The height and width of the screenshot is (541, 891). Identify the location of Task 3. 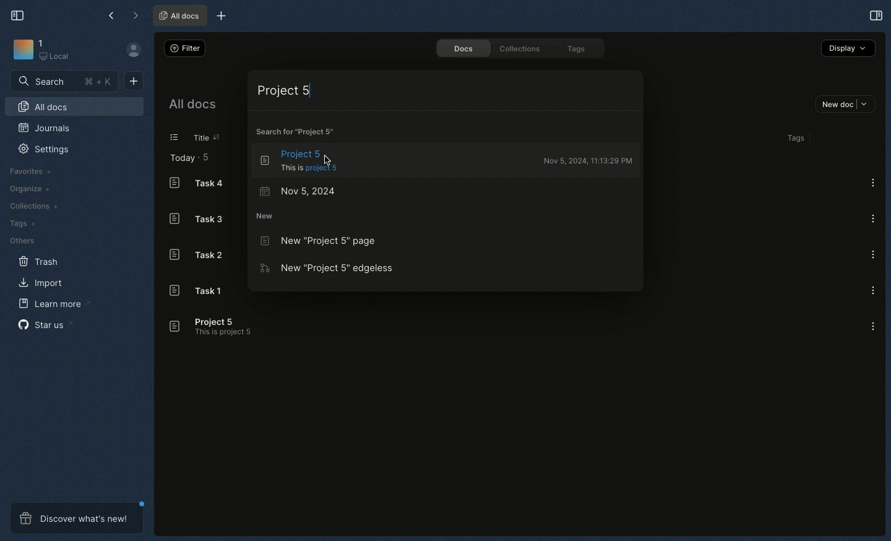
(194, 217).